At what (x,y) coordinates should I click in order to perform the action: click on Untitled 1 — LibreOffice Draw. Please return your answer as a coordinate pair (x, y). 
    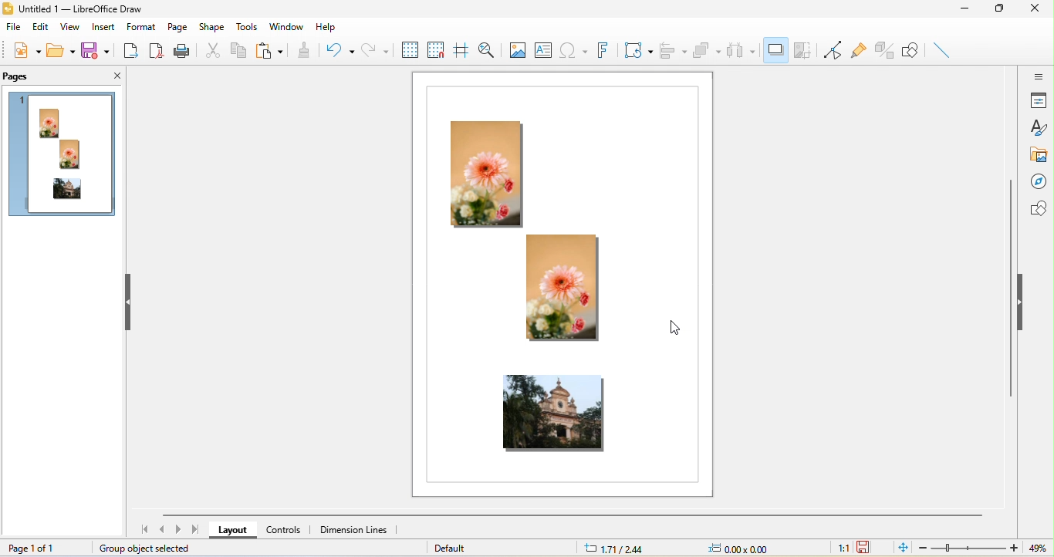
    Looking at the image, I should click on (73, 9).